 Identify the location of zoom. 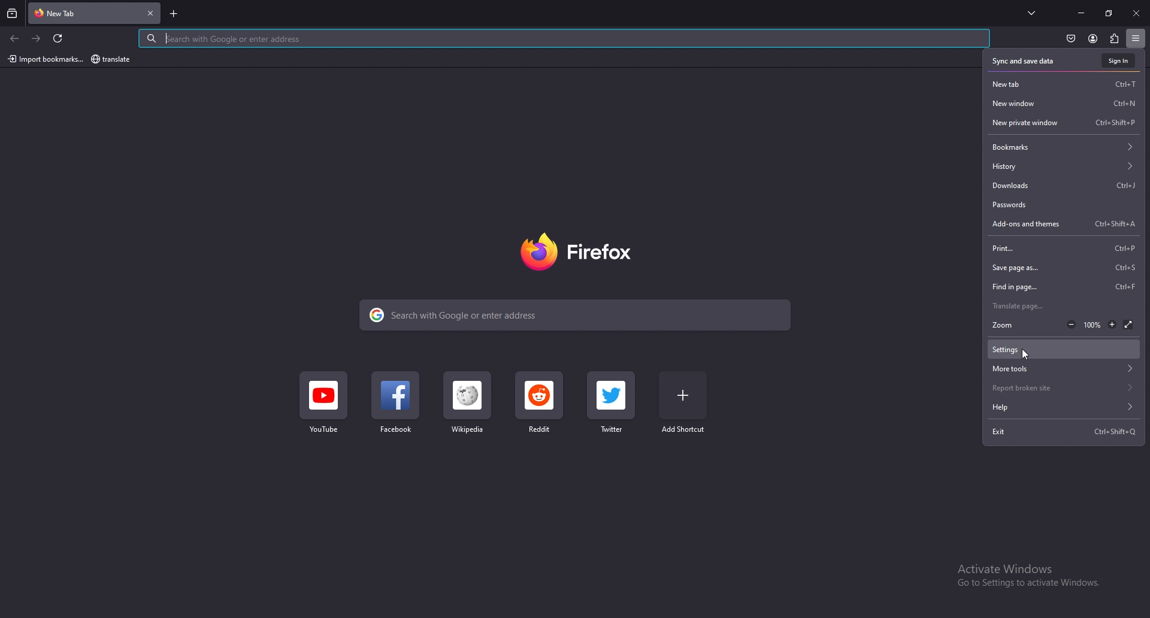
(1012, 325).